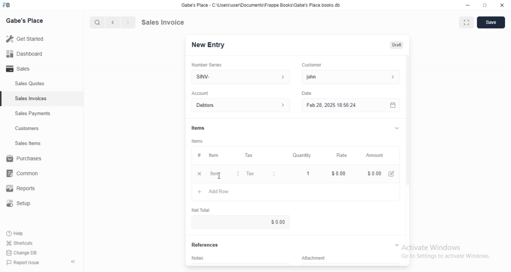 The height and width of the screenshot is (272, 511). Describe the element at coordinates (167, 22) in the screenshot. I see `Sales Invoice` at that location.